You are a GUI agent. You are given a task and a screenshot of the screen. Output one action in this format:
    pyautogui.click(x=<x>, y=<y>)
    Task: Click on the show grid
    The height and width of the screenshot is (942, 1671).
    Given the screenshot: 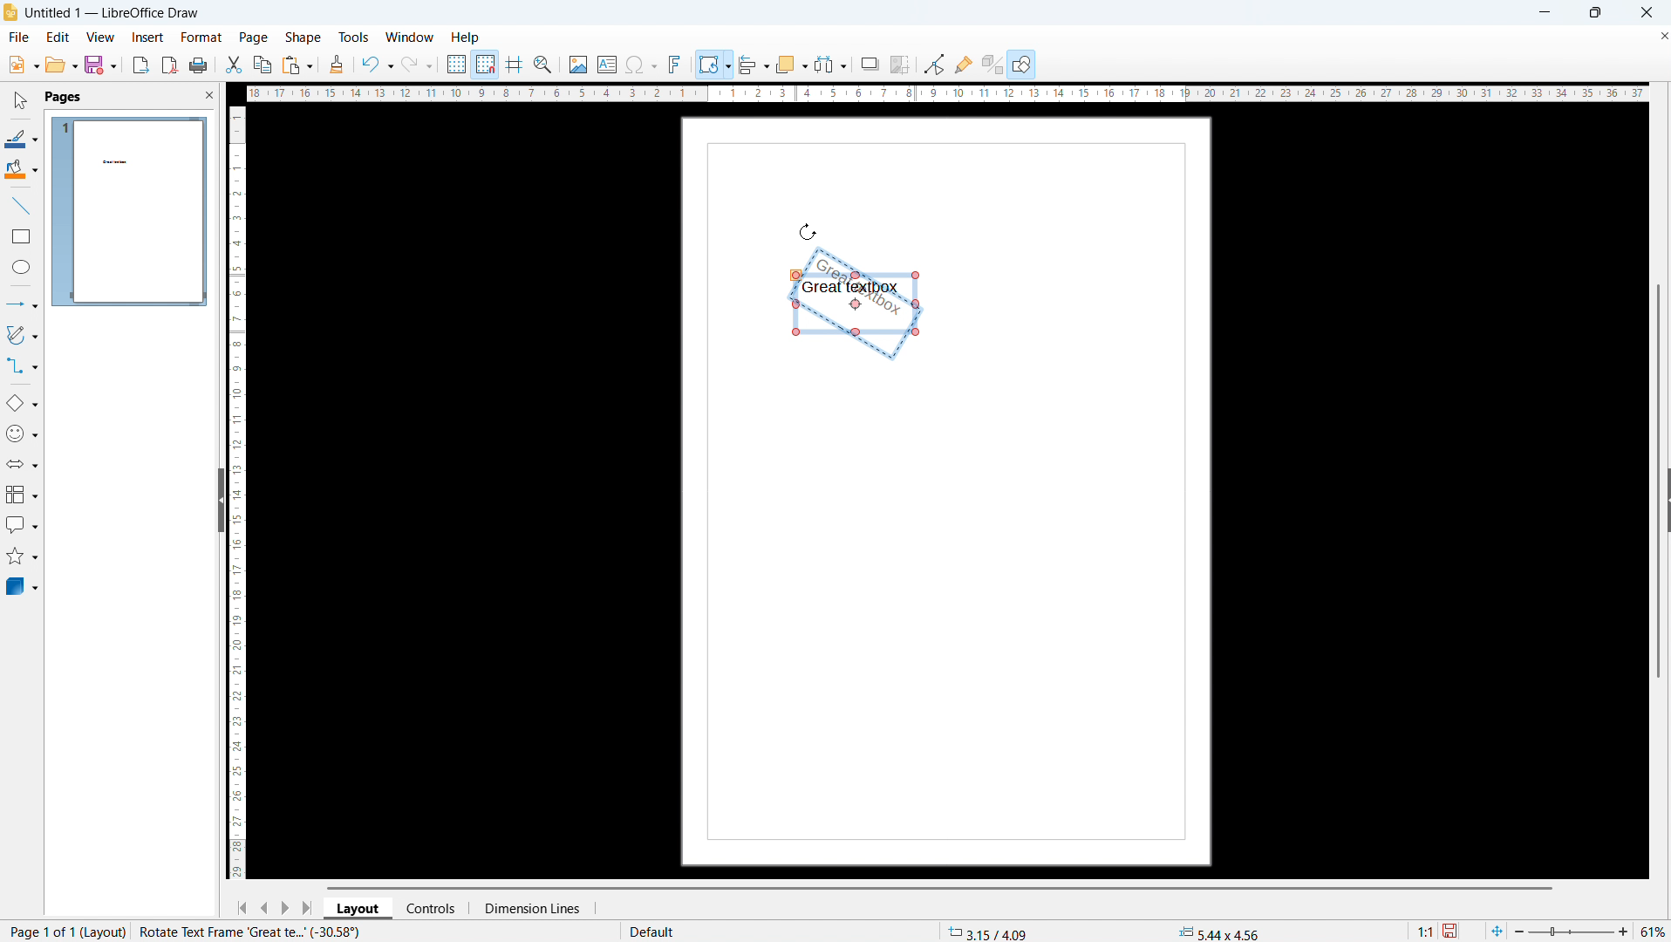 What is the action you would take?
    pyautogui.click(x=456, y=64)
    